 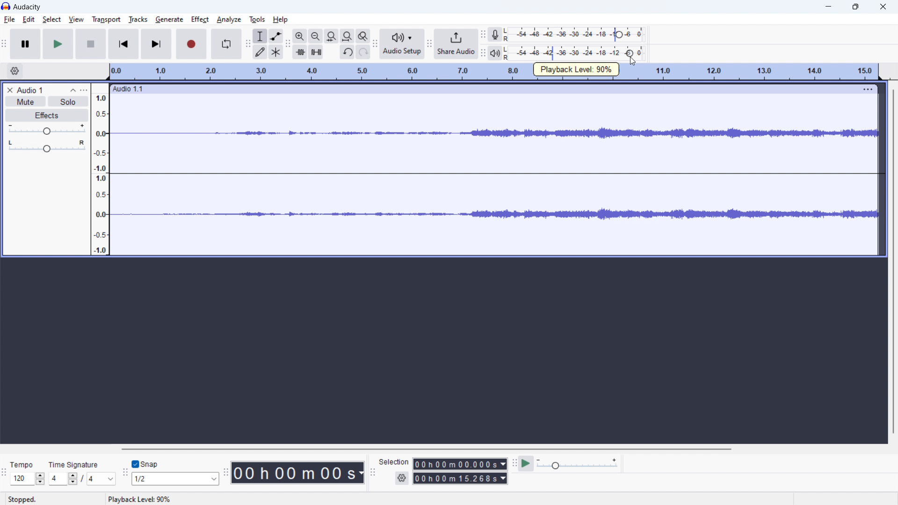 I want to click on selection tool, so click(x=261, y=36).